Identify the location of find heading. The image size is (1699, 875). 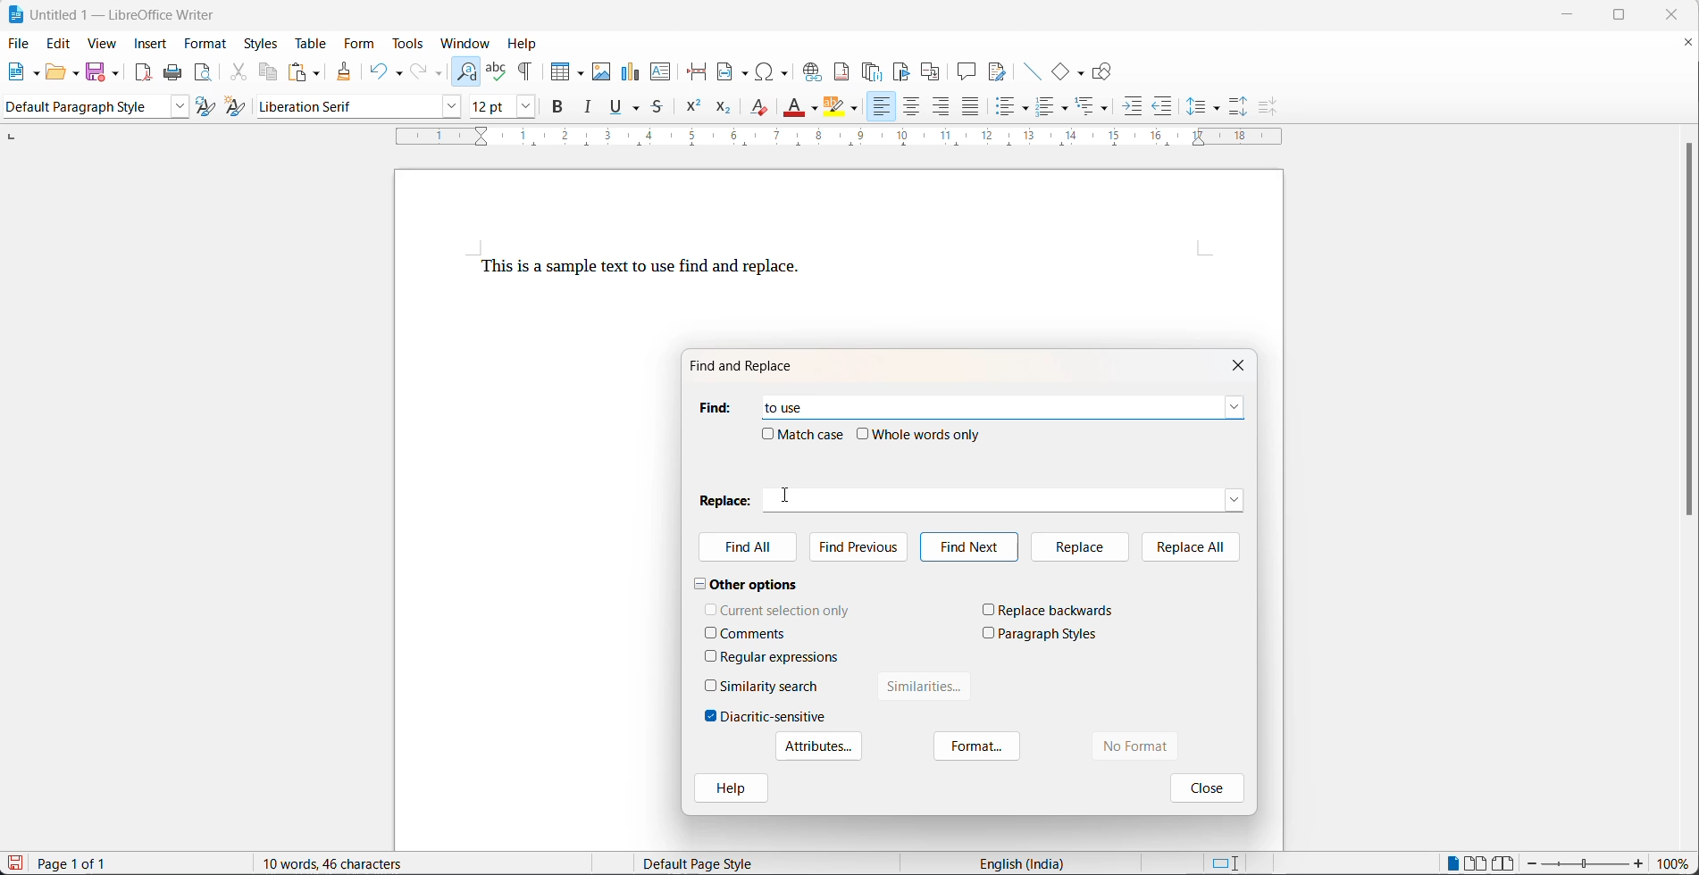
(714, 407).